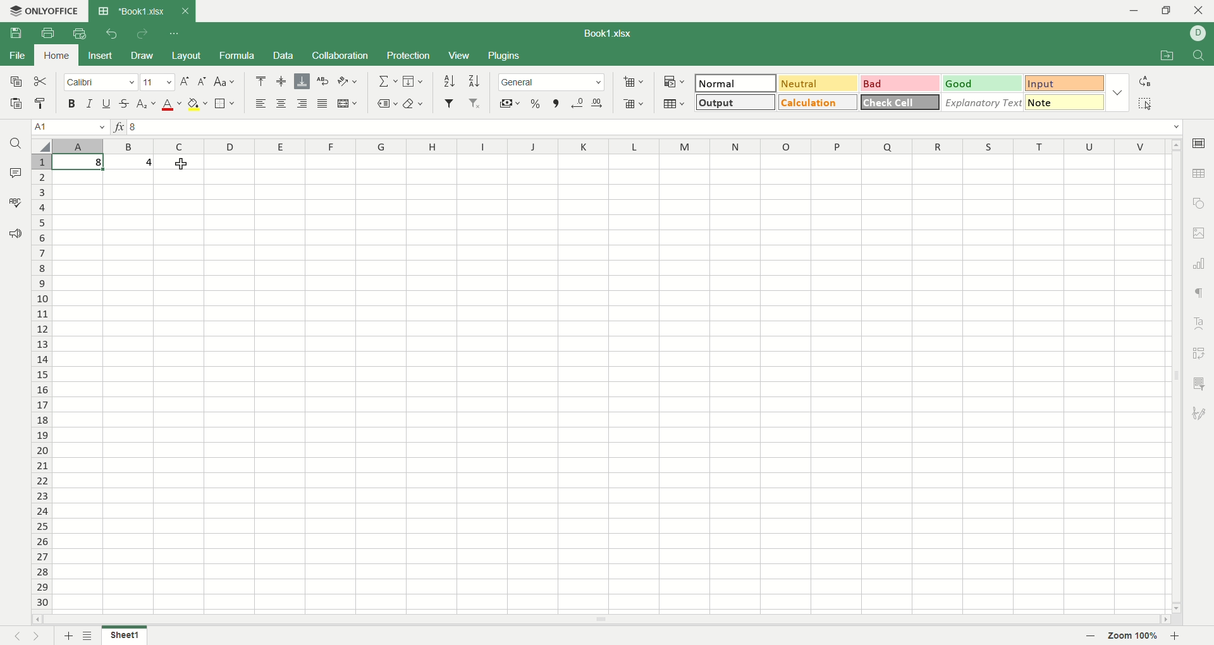  What do you see at coordinates (475, 81) in the screenshot?
I see `sort descending` at bounding box center [475, 81].